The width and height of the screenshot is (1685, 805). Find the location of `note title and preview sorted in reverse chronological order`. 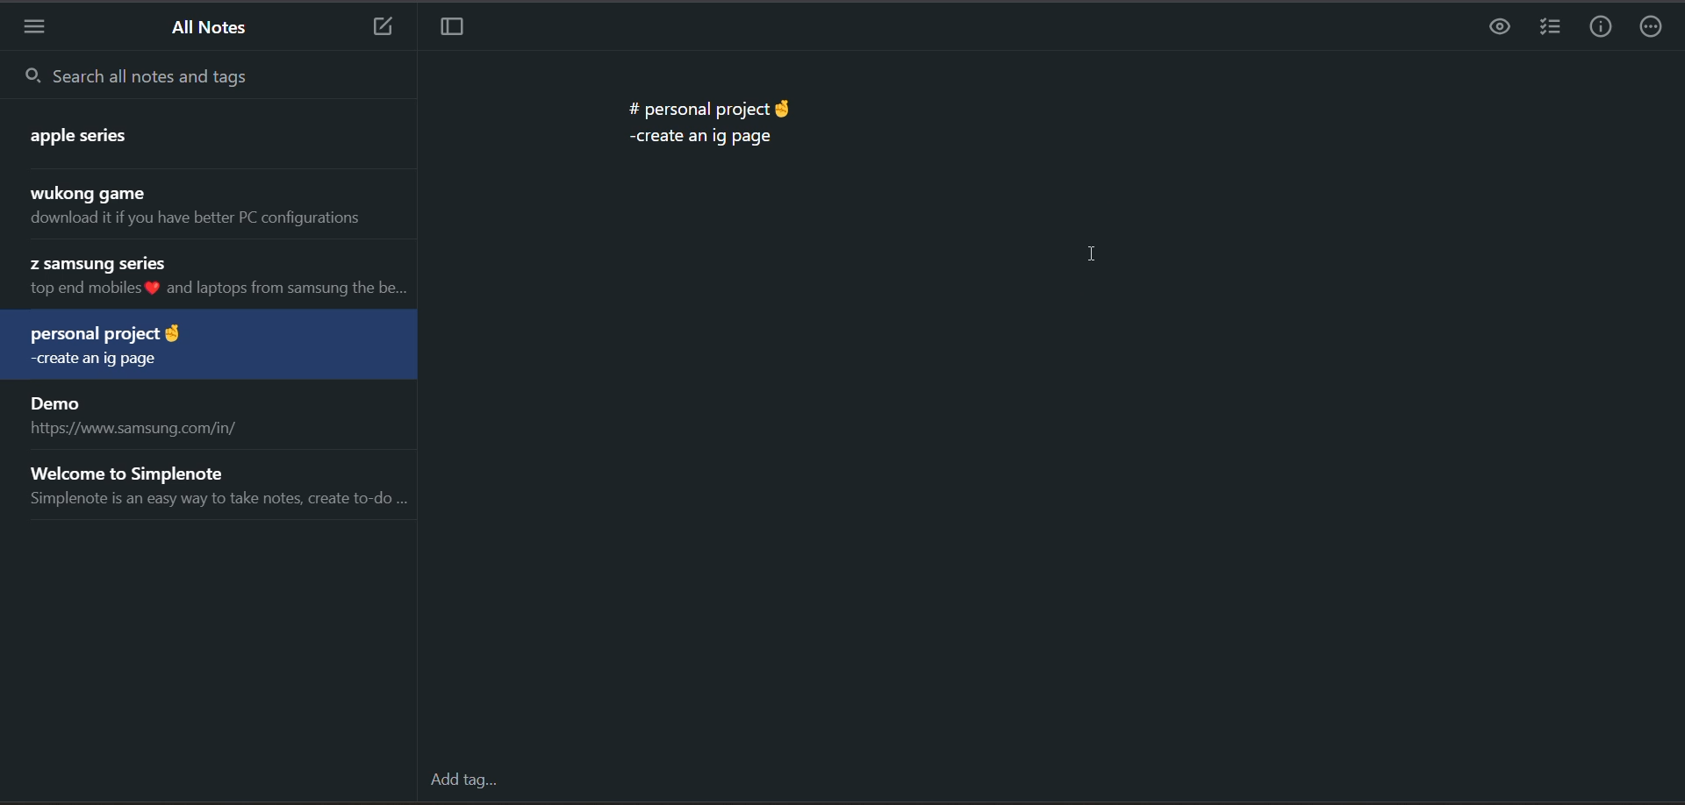

note title and preview sorted in reverse chronological order is located at coordinates (216, 207).